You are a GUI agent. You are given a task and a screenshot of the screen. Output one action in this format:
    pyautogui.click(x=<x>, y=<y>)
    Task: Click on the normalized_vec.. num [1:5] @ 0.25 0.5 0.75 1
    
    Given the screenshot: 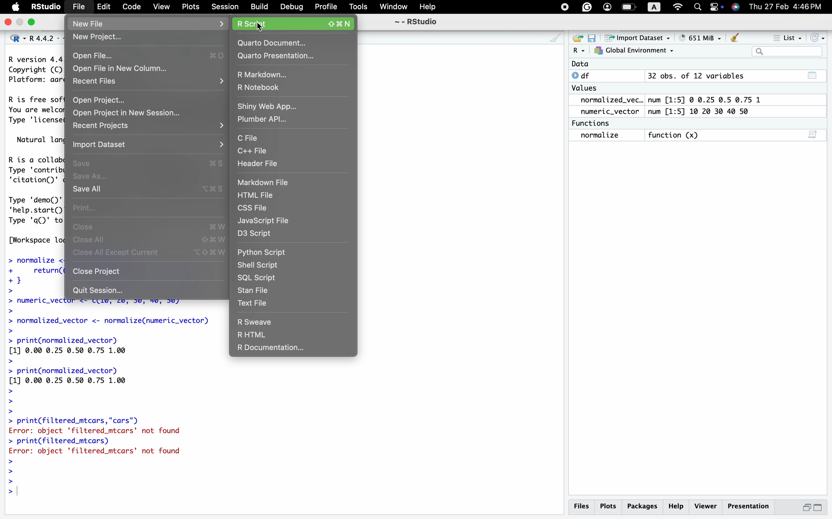 What is the action you would take?
    pyautogui.click(x=673, y=100)
    